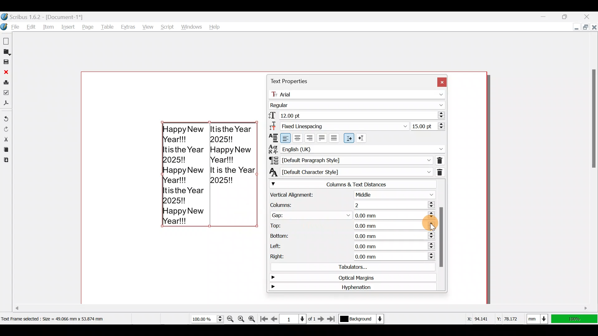  I want to click on Tabulators, so click(350, 267).